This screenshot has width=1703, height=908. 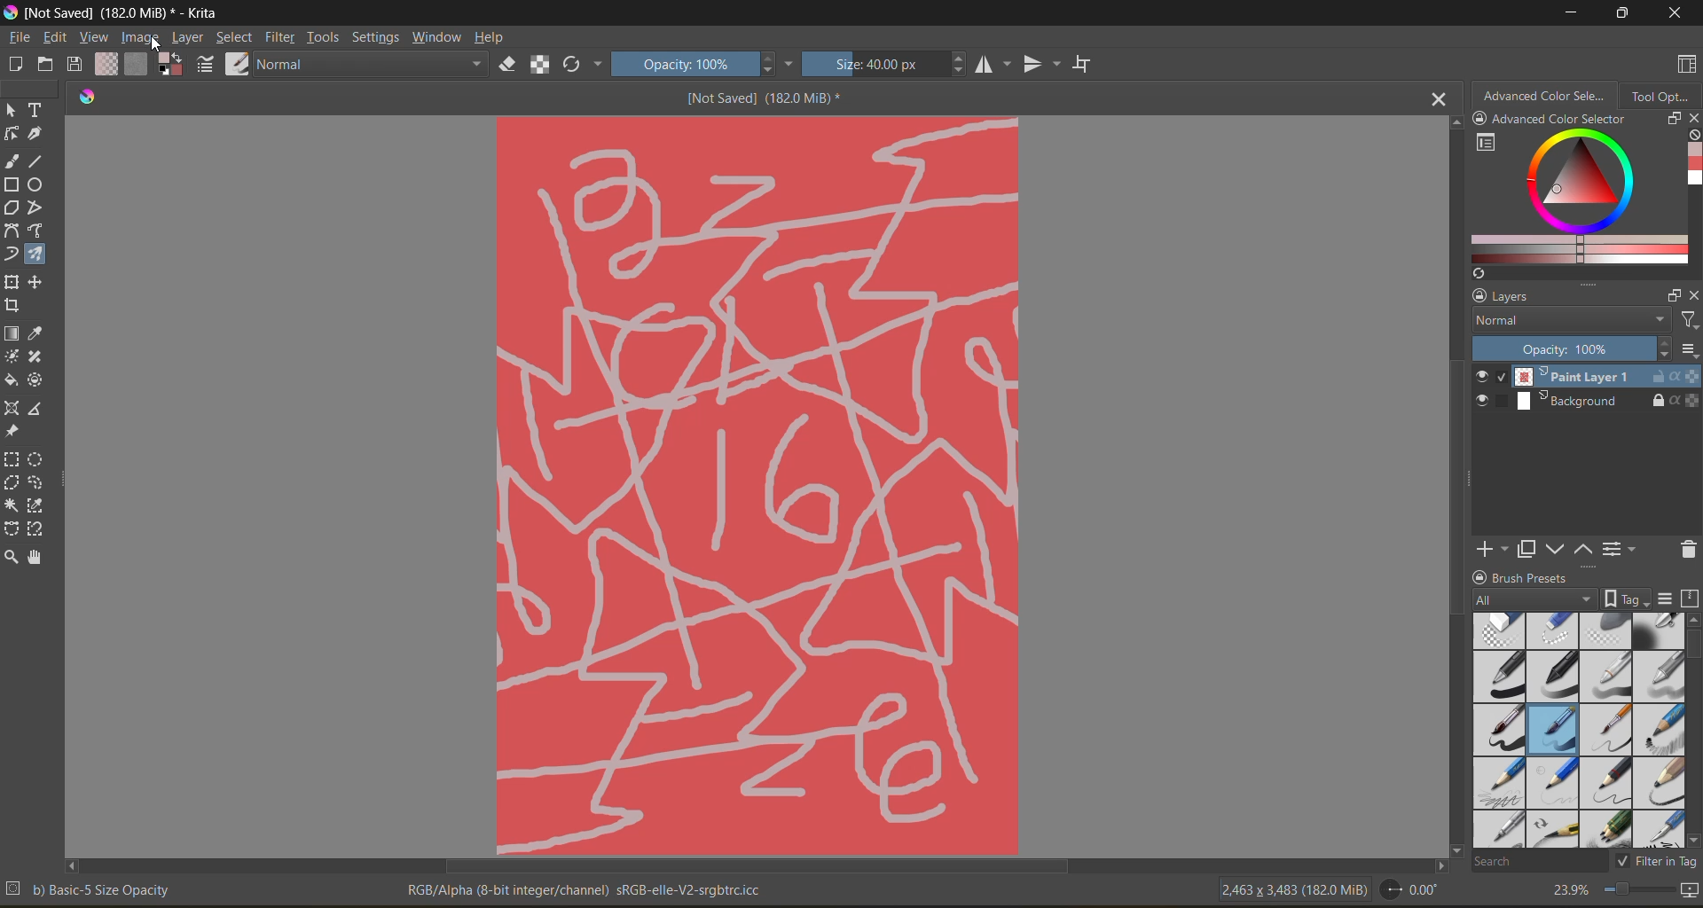 What do you see at coordinates (576, 61) in the screenshot?
I see `reload original preset` at bounding box center [576, 61].